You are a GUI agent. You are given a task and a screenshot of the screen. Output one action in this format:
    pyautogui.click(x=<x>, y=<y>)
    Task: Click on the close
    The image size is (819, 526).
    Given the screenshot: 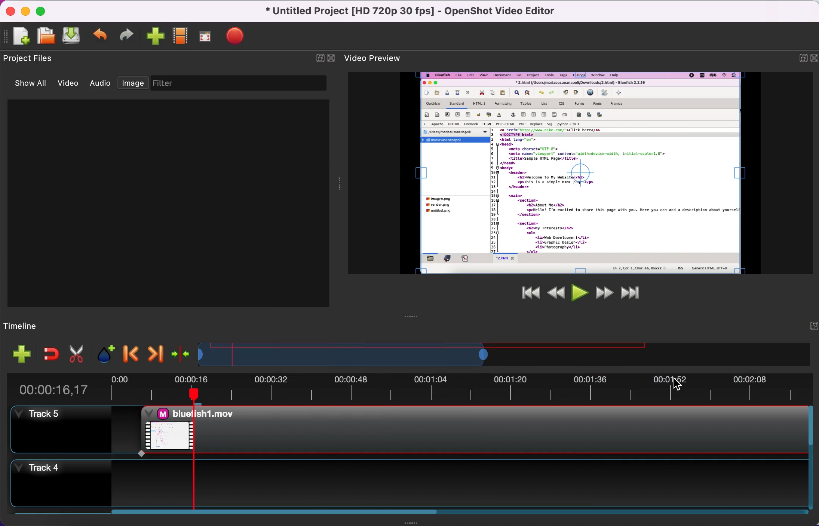 What is the action you would take?
    pyautogui.click(x=812, y=58)
    